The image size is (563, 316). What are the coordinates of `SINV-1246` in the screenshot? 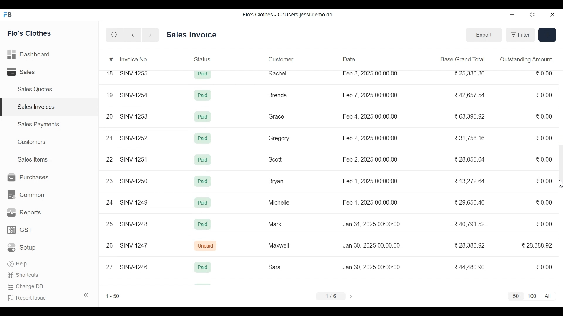 It's located at (134, 267).